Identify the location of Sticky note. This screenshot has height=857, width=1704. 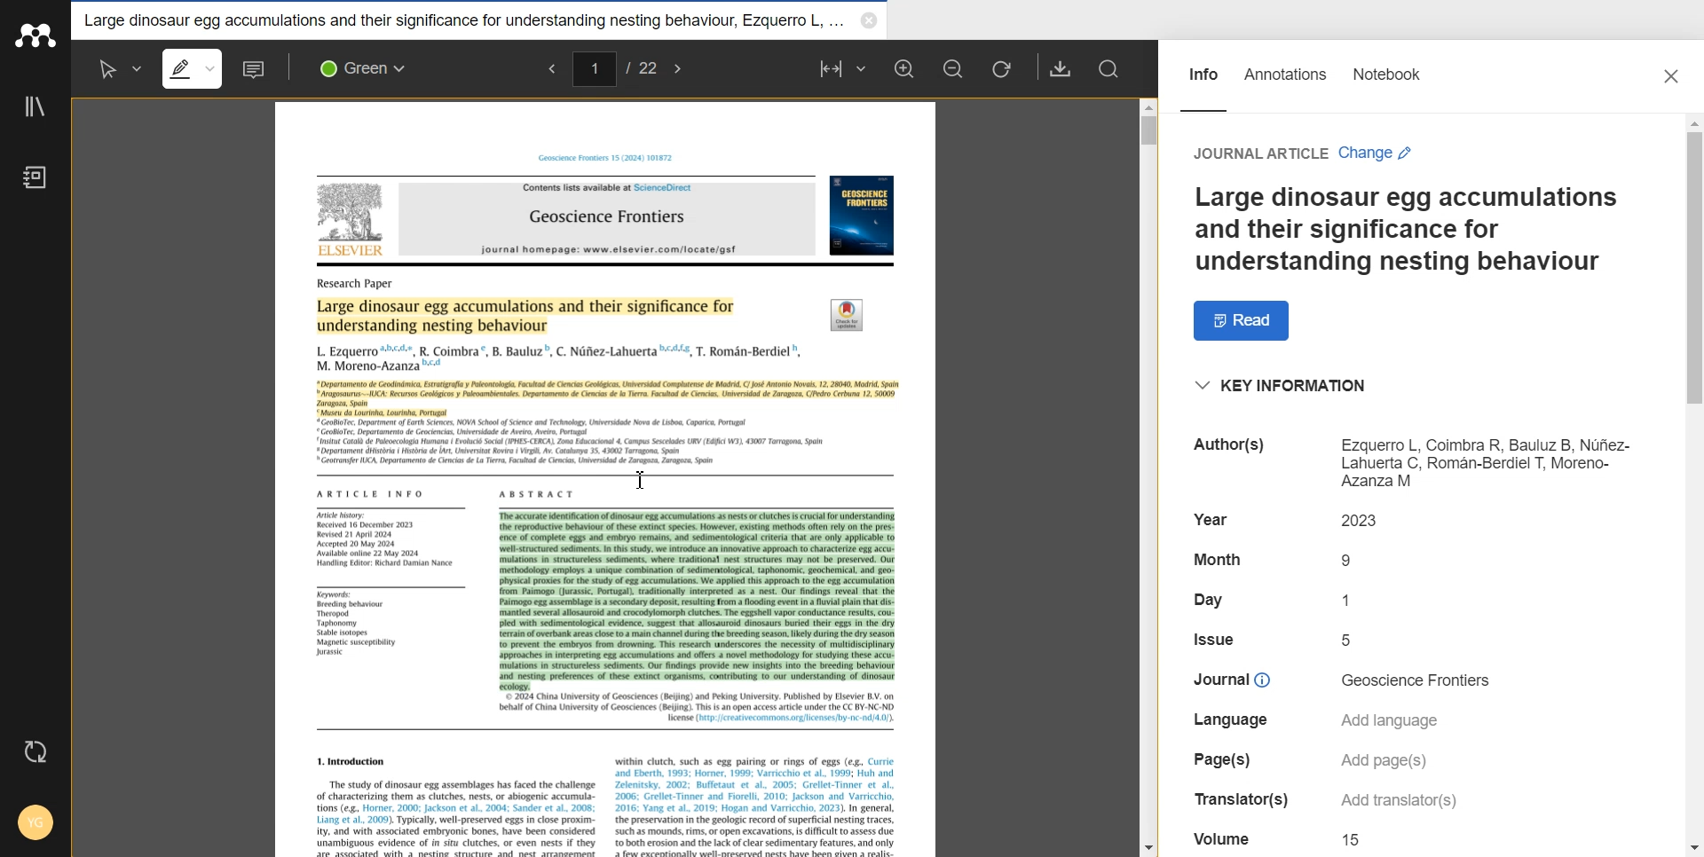
(256, 69).